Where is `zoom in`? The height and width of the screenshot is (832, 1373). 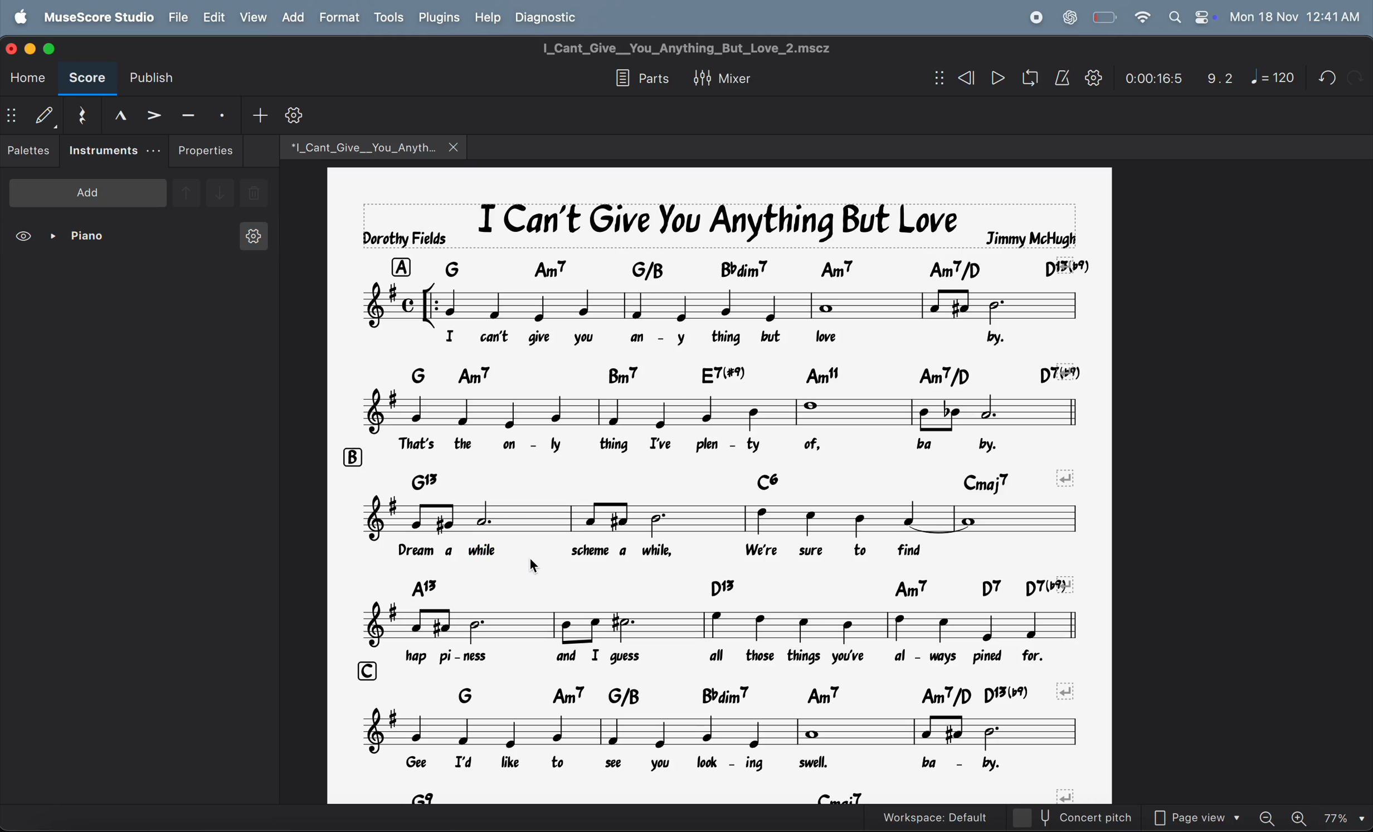
zoom in is located at coordinates (1302, 818).